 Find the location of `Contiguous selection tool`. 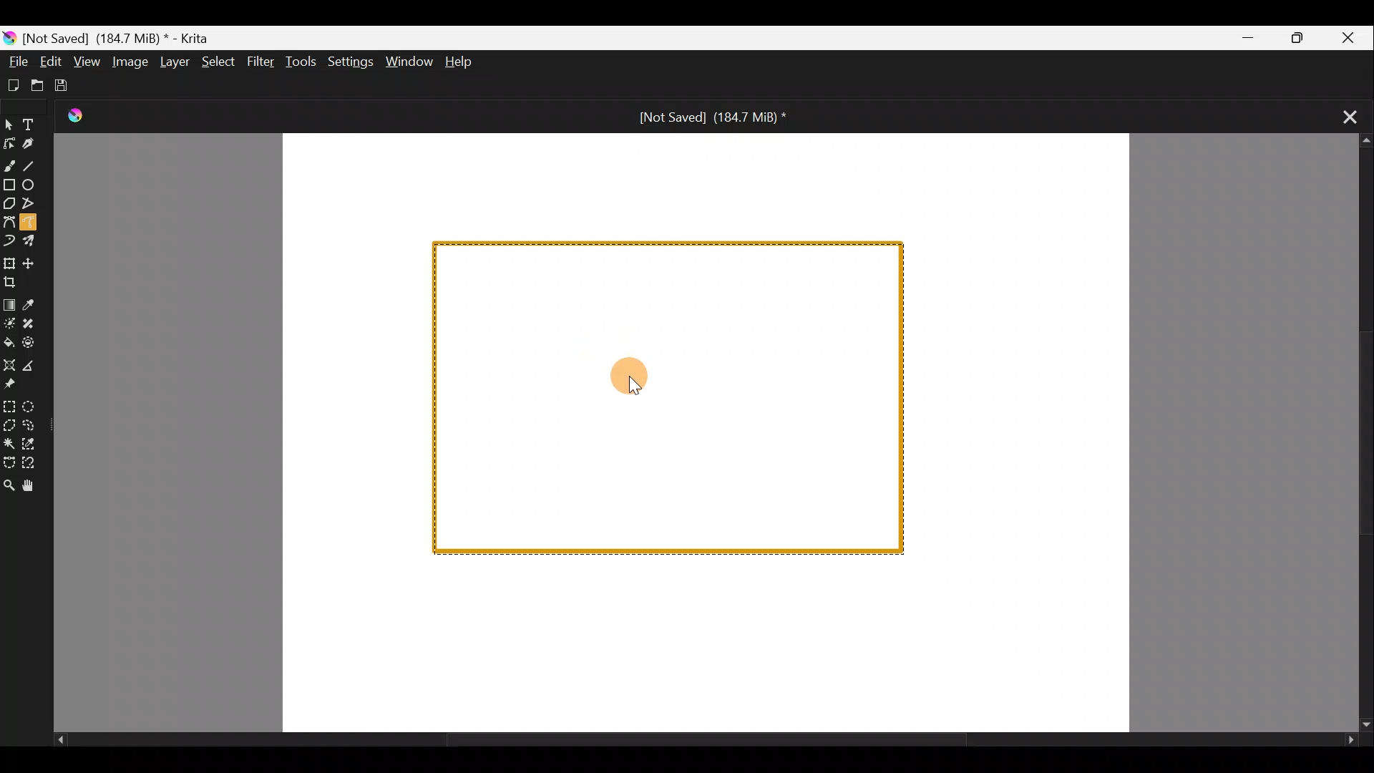

Contiguous selection tool is located at coordinates (9, 441).